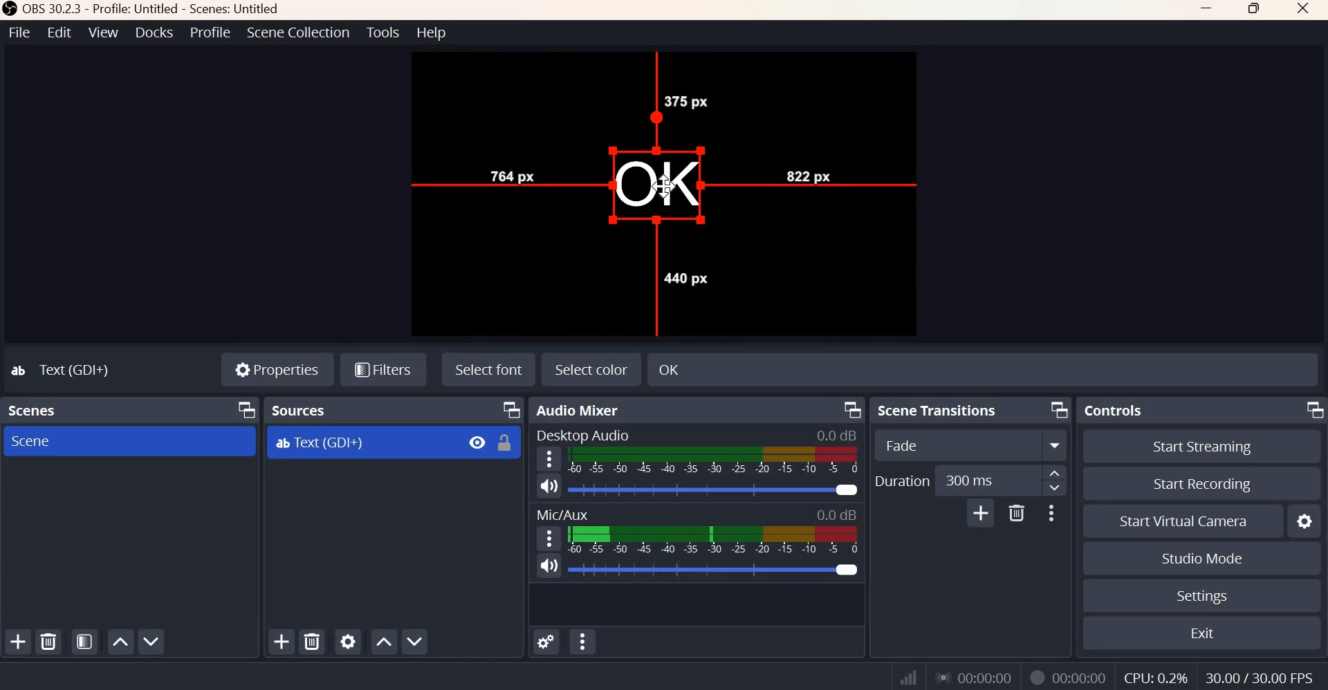 This screenshot has width=1328, height=690. Describe the element at coordinates (1055, 488) in the screenshot. I see `decrease duration` at that location.